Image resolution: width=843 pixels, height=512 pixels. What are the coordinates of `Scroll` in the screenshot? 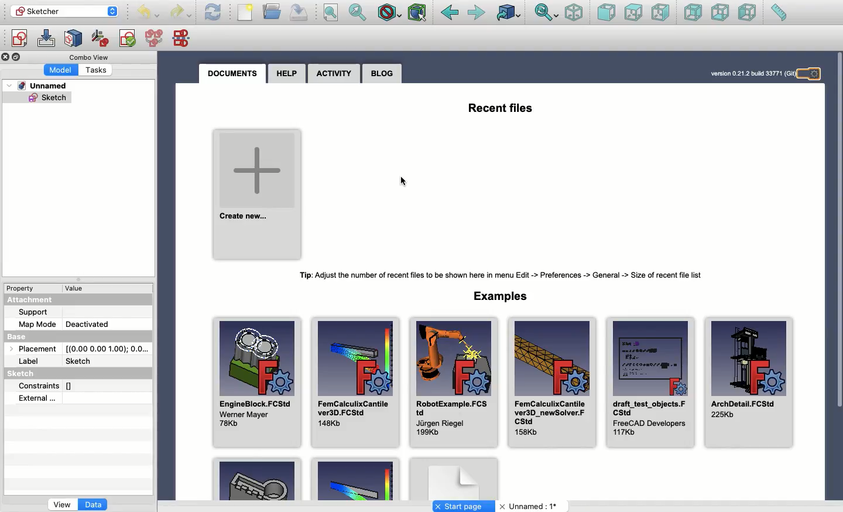 It's located at (839, 230).